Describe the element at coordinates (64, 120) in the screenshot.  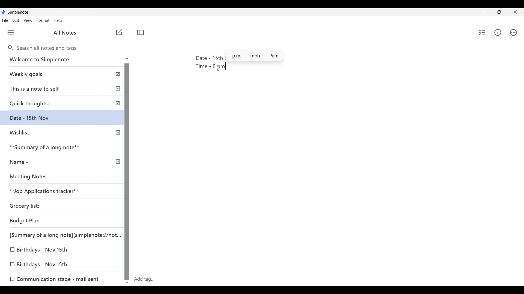
I see `Note text changed` at that location.